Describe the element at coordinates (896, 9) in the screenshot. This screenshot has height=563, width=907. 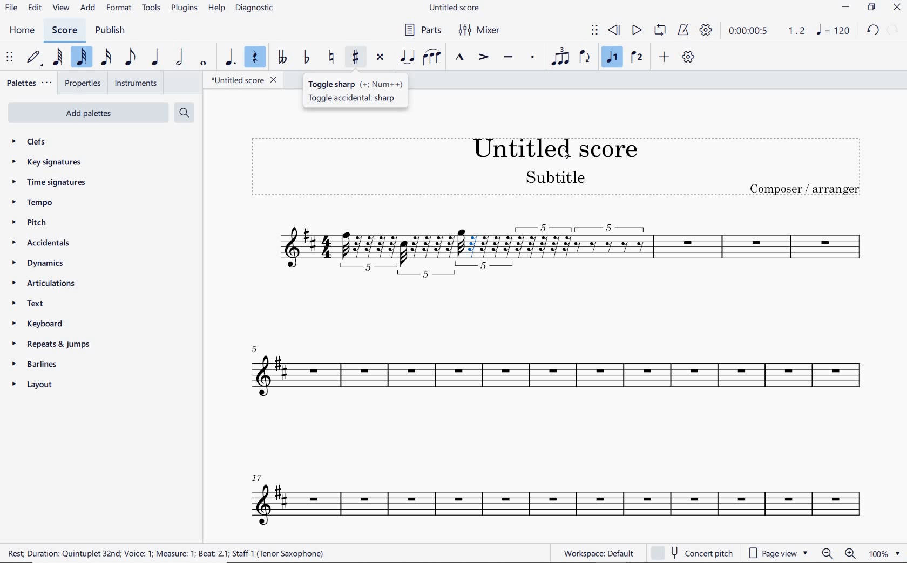
I see `CLOSE` at that location.